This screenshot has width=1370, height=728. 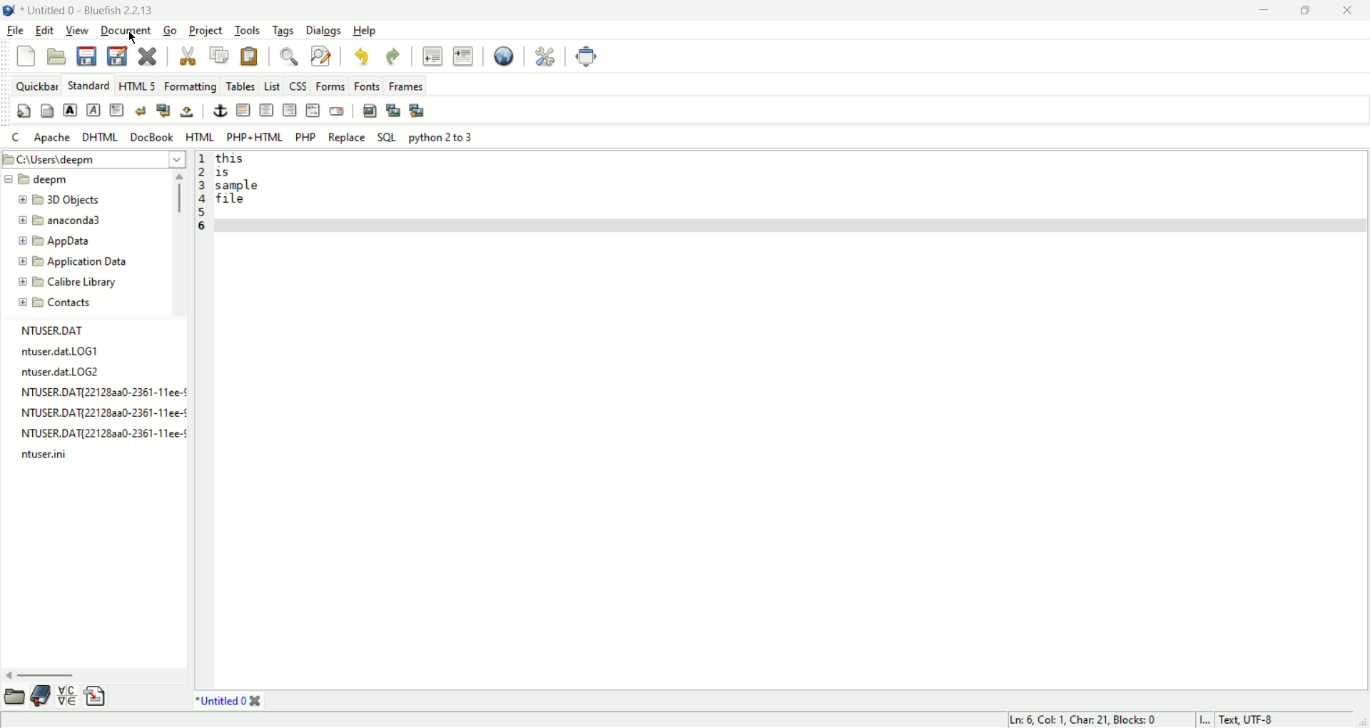 What do you see at coordinates (89, 676) in the screenshot?
I see `horizontal scroll bar` at bounding box center [89, 676].